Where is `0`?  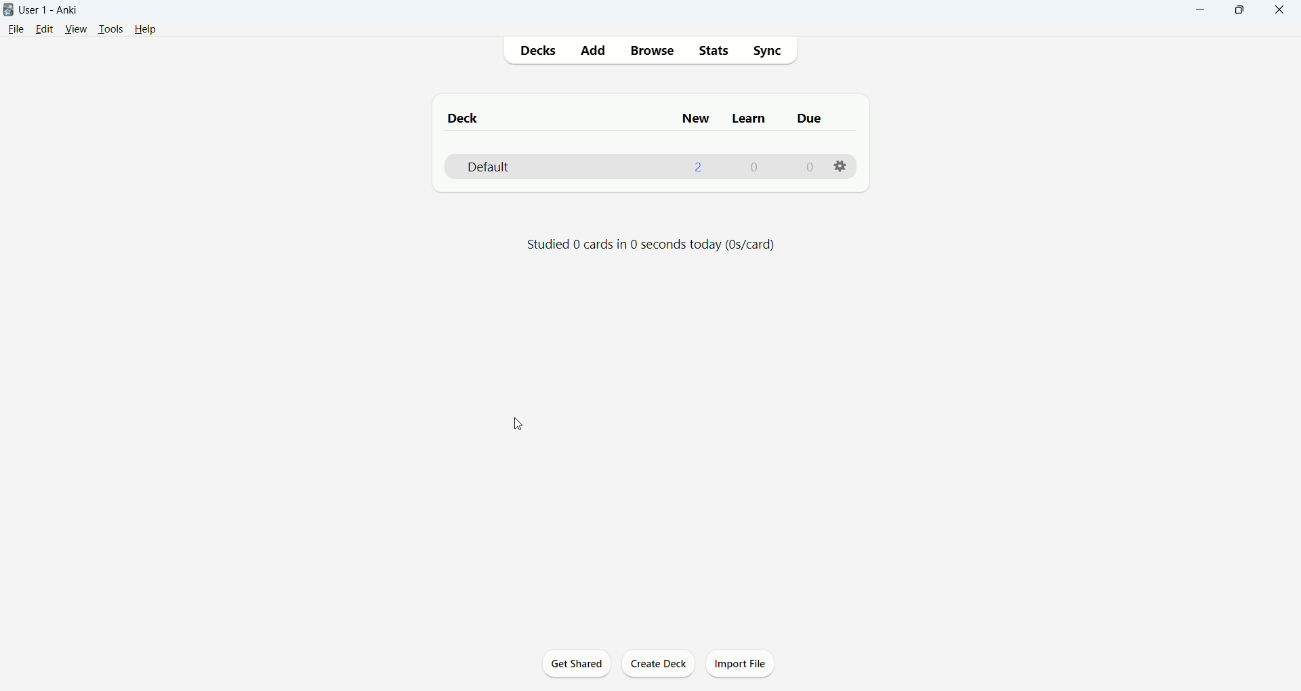 0 is located at coordinates (753, 167).